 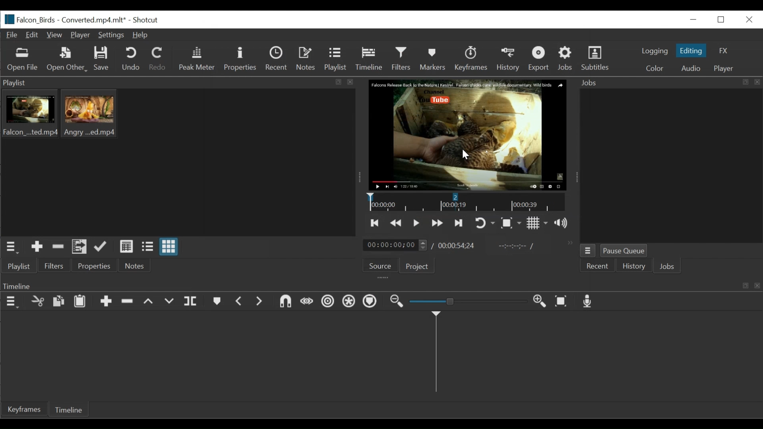 I want to click on Scrub while dragging, so click(x=307, y=302).